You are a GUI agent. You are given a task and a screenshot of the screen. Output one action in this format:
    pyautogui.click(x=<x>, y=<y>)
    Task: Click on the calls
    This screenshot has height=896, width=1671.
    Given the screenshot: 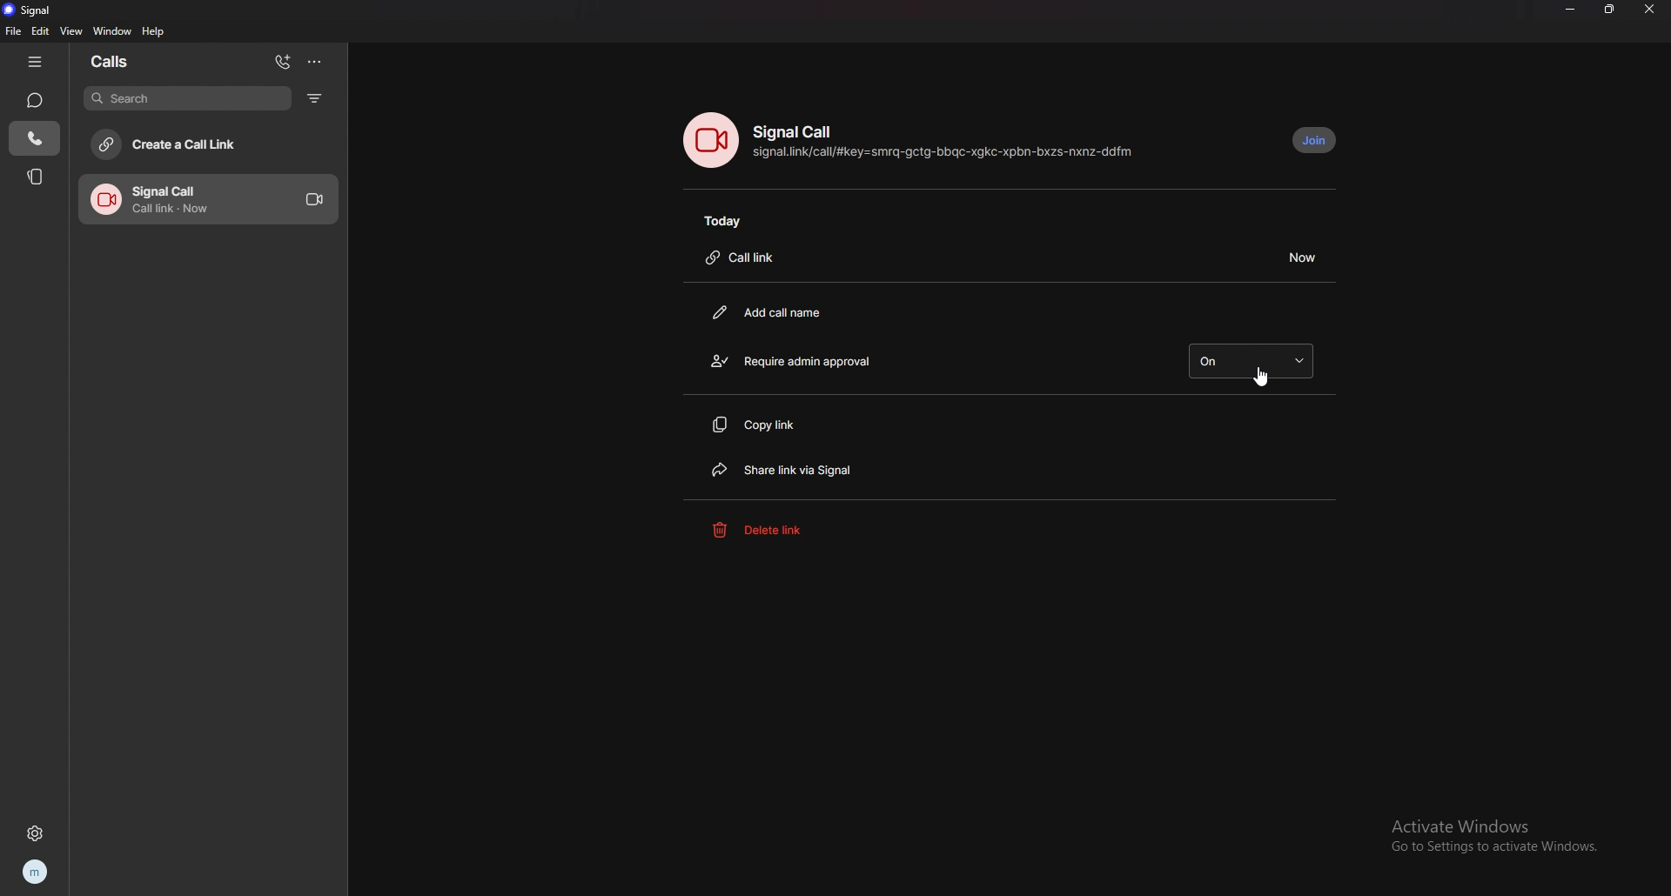 What is the action you would take?
    pyautogui.click(x=131, y=60)
    